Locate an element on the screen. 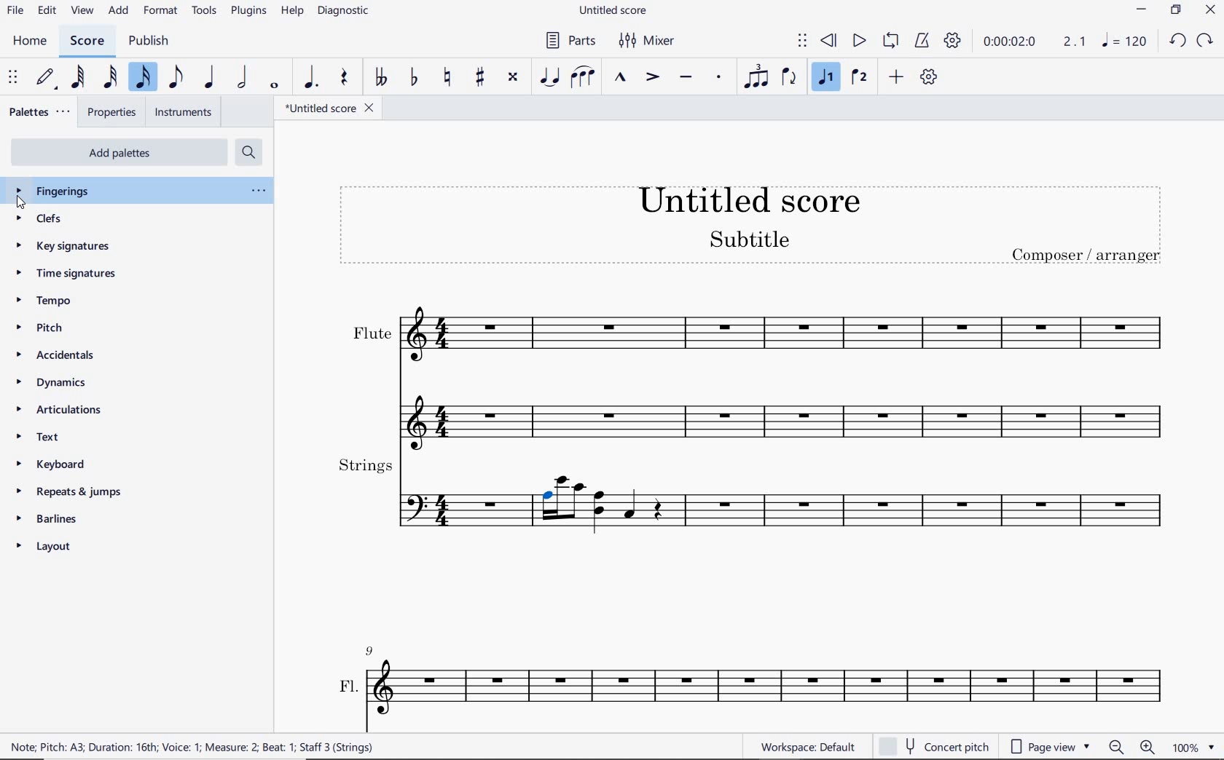  flute is located at coordinates (753, 368).